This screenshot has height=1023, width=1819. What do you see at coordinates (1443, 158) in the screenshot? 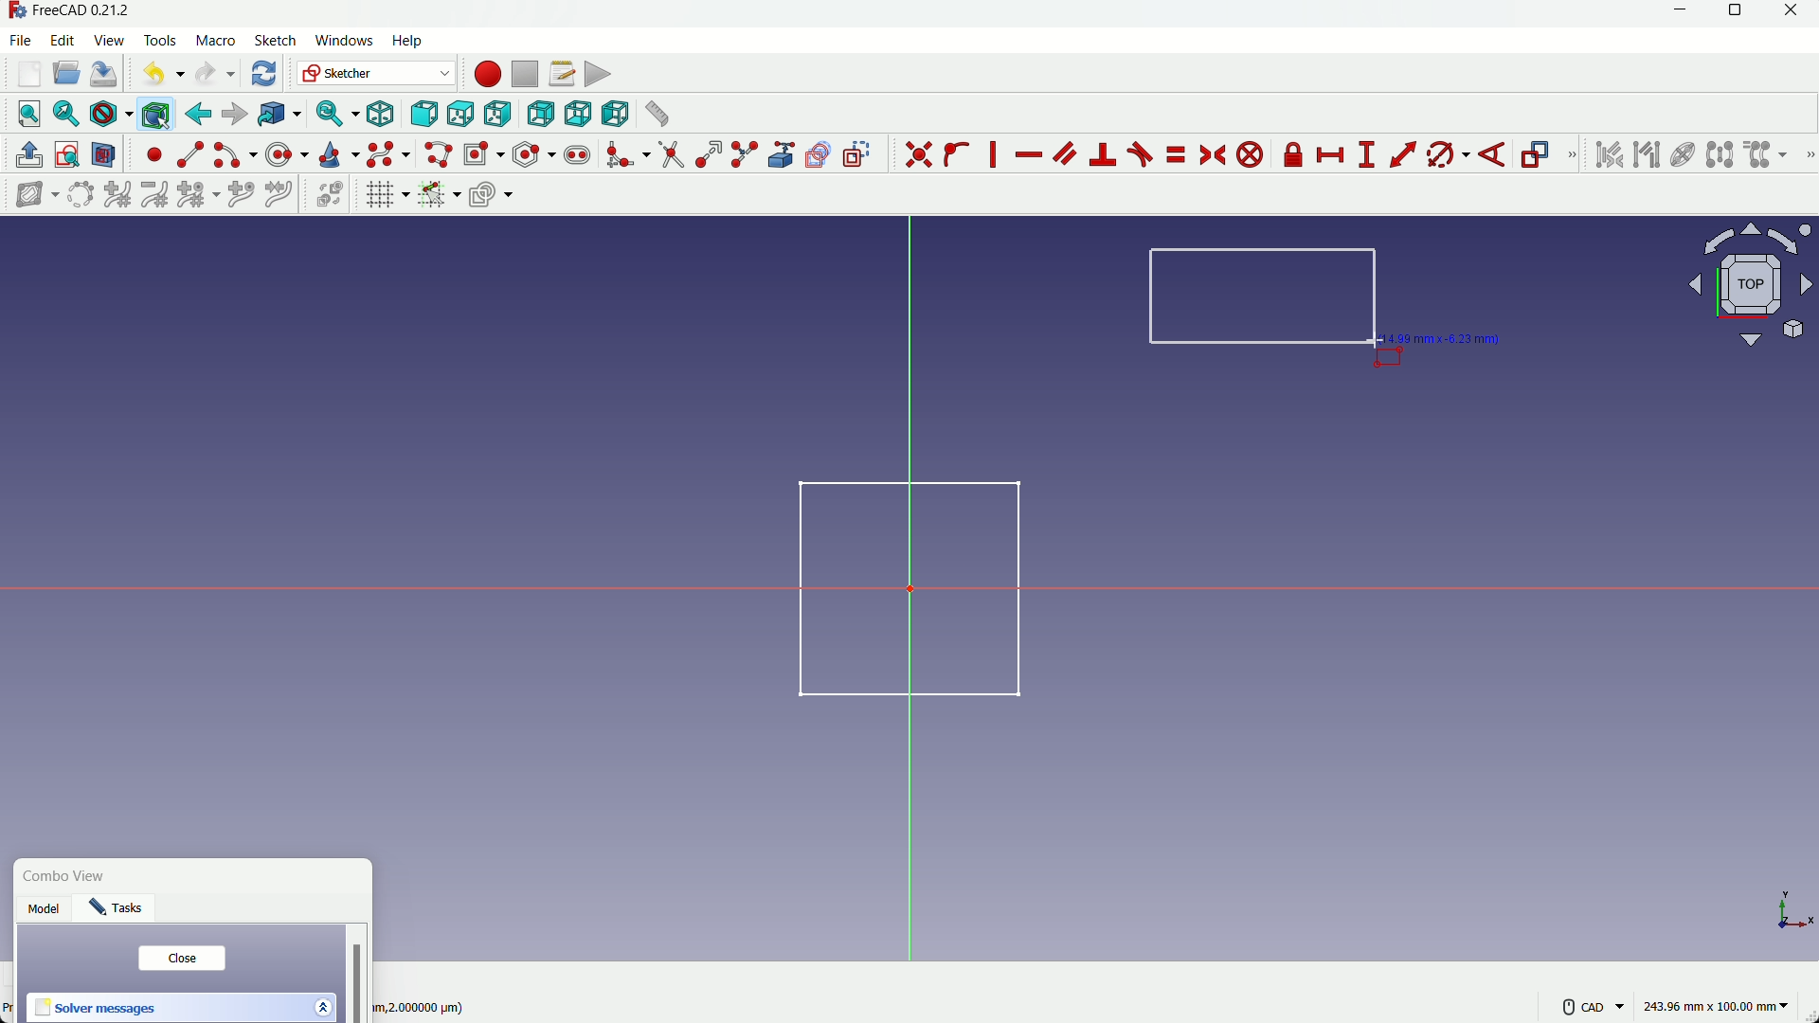
I see `constraint arc or circle` at bounding box center [1443, 158].